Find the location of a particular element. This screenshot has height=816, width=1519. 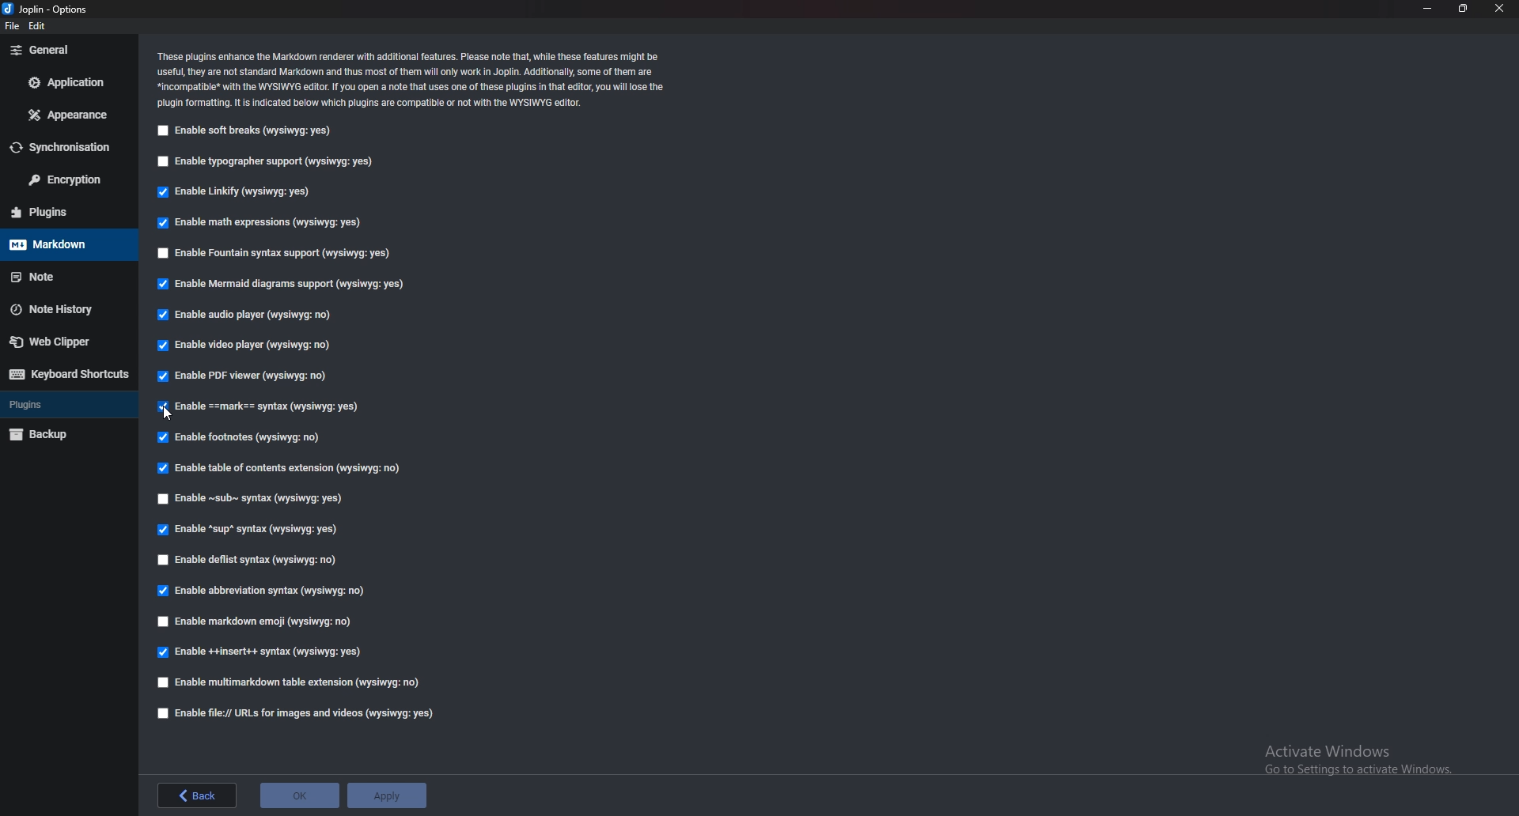

enable deflist syntax is located at coordinates (248, 558).